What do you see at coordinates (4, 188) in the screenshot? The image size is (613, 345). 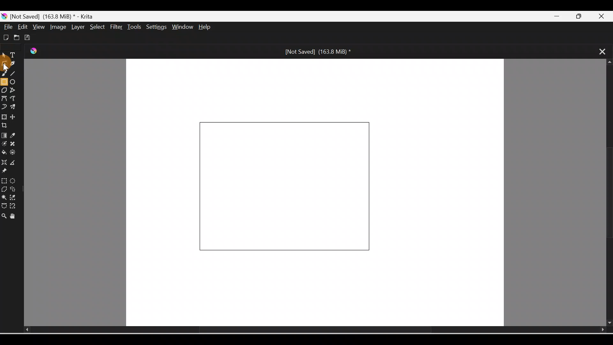 I see `Polygonal selection tool` at bounding box center [4, 188].